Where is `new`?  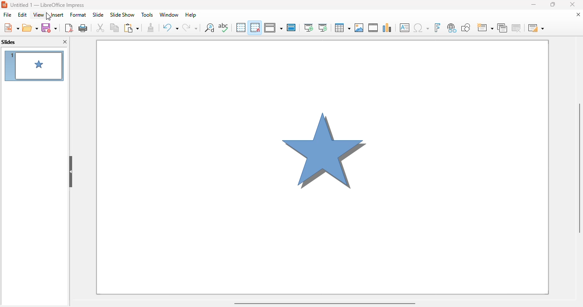 new is located at coordinates (11, 27).